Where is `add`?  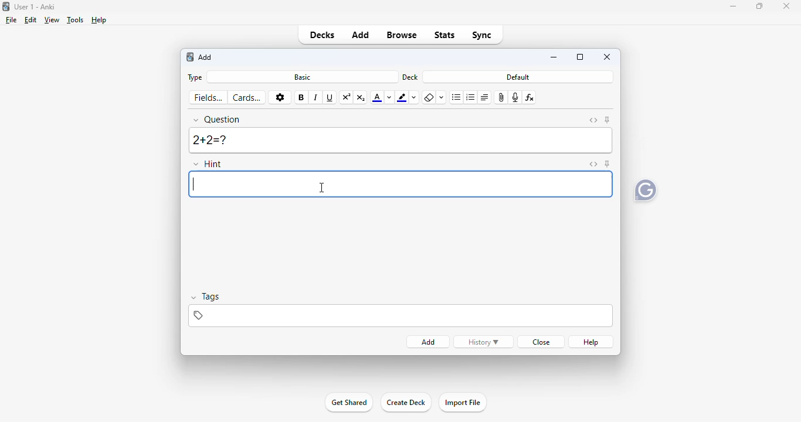
add is located at coordinates (205, 57).